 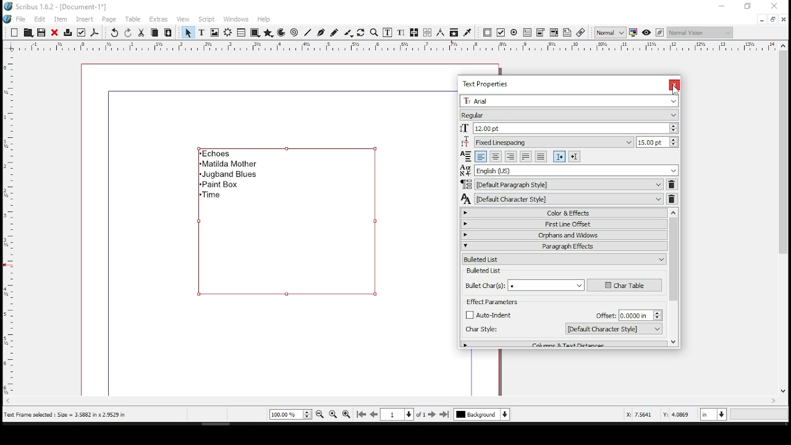 I want to click on close window, so click(x=776, y=6).